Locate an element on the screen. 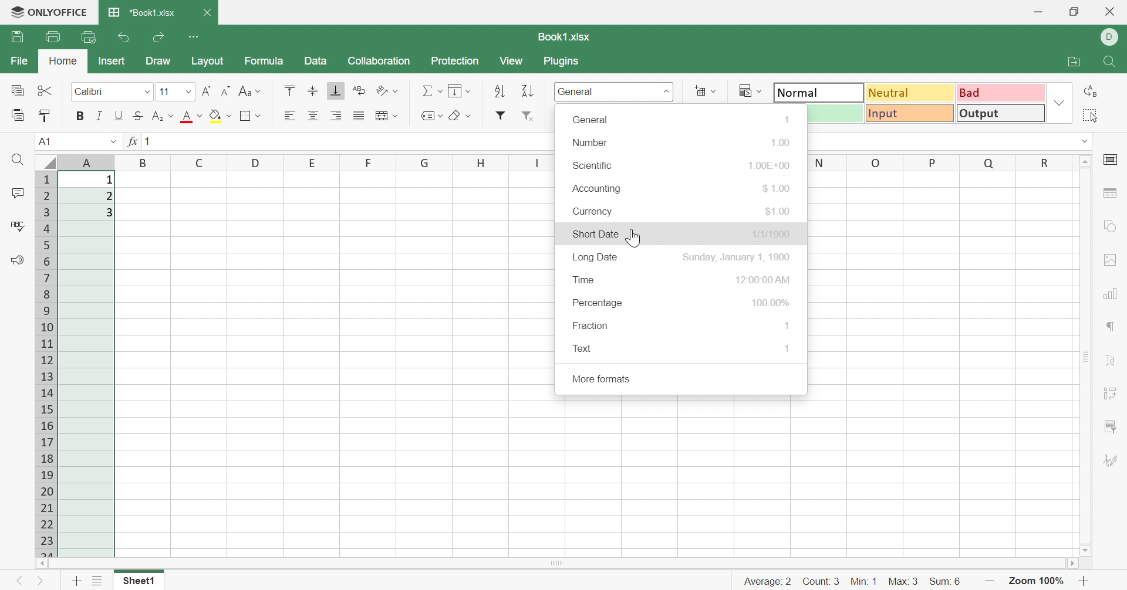  Column names is located at coordinates (314, 162).